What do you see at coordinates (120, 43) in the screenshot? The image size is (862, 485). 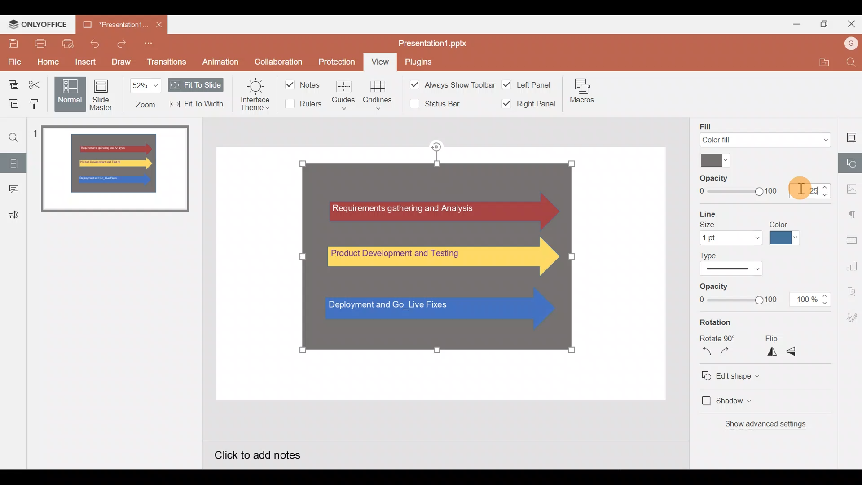 I see `Redo` at bounding box center [120, 43].